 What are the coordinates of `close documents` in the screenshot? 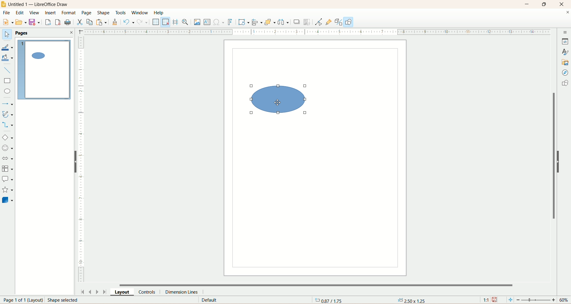 It's located at (567, 13).